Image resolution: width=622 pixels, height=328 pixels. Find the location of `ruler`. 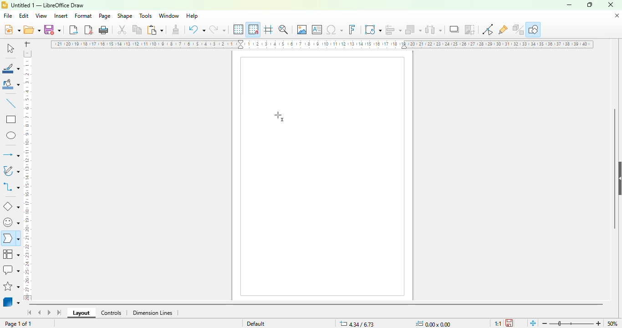

ruler is located at coordinates (322, 44).